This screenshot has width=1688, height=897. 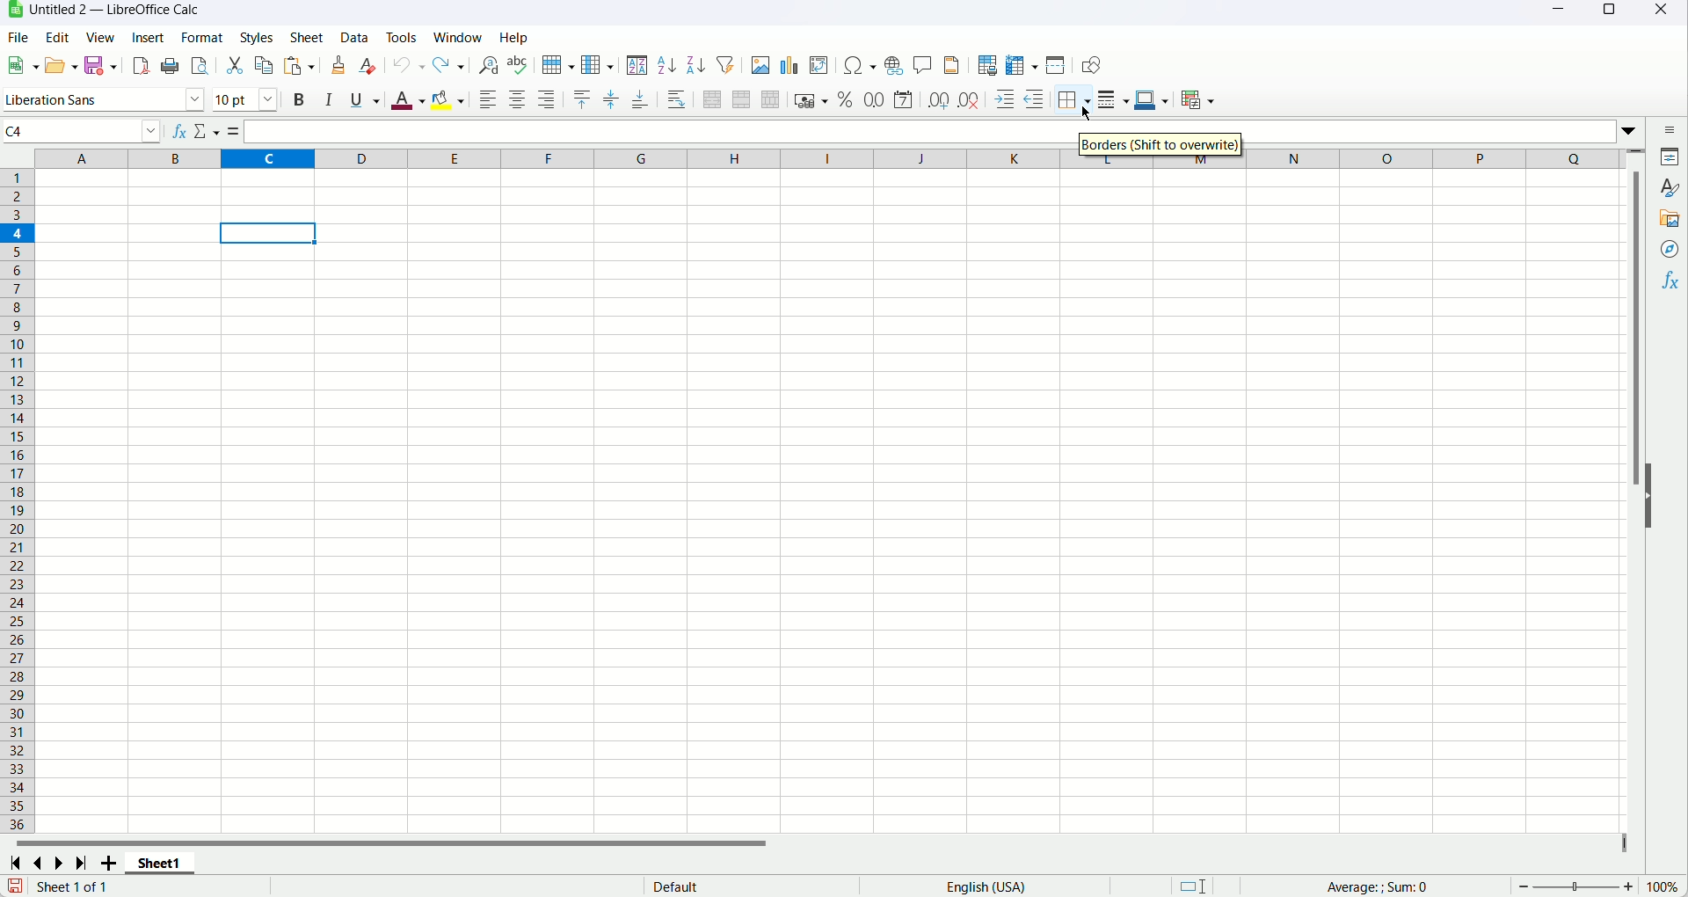 What do you see at coordinates (1072, 102) in the screenshot?
I see `Borders` at bounding box center [1072, 102].